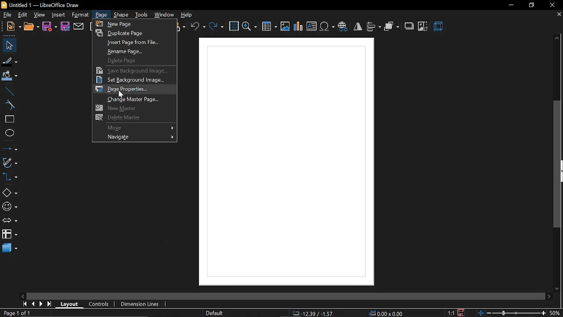  Describe the element at coordinates (269, 27) in the screenshot. I see `insert table` at that location.